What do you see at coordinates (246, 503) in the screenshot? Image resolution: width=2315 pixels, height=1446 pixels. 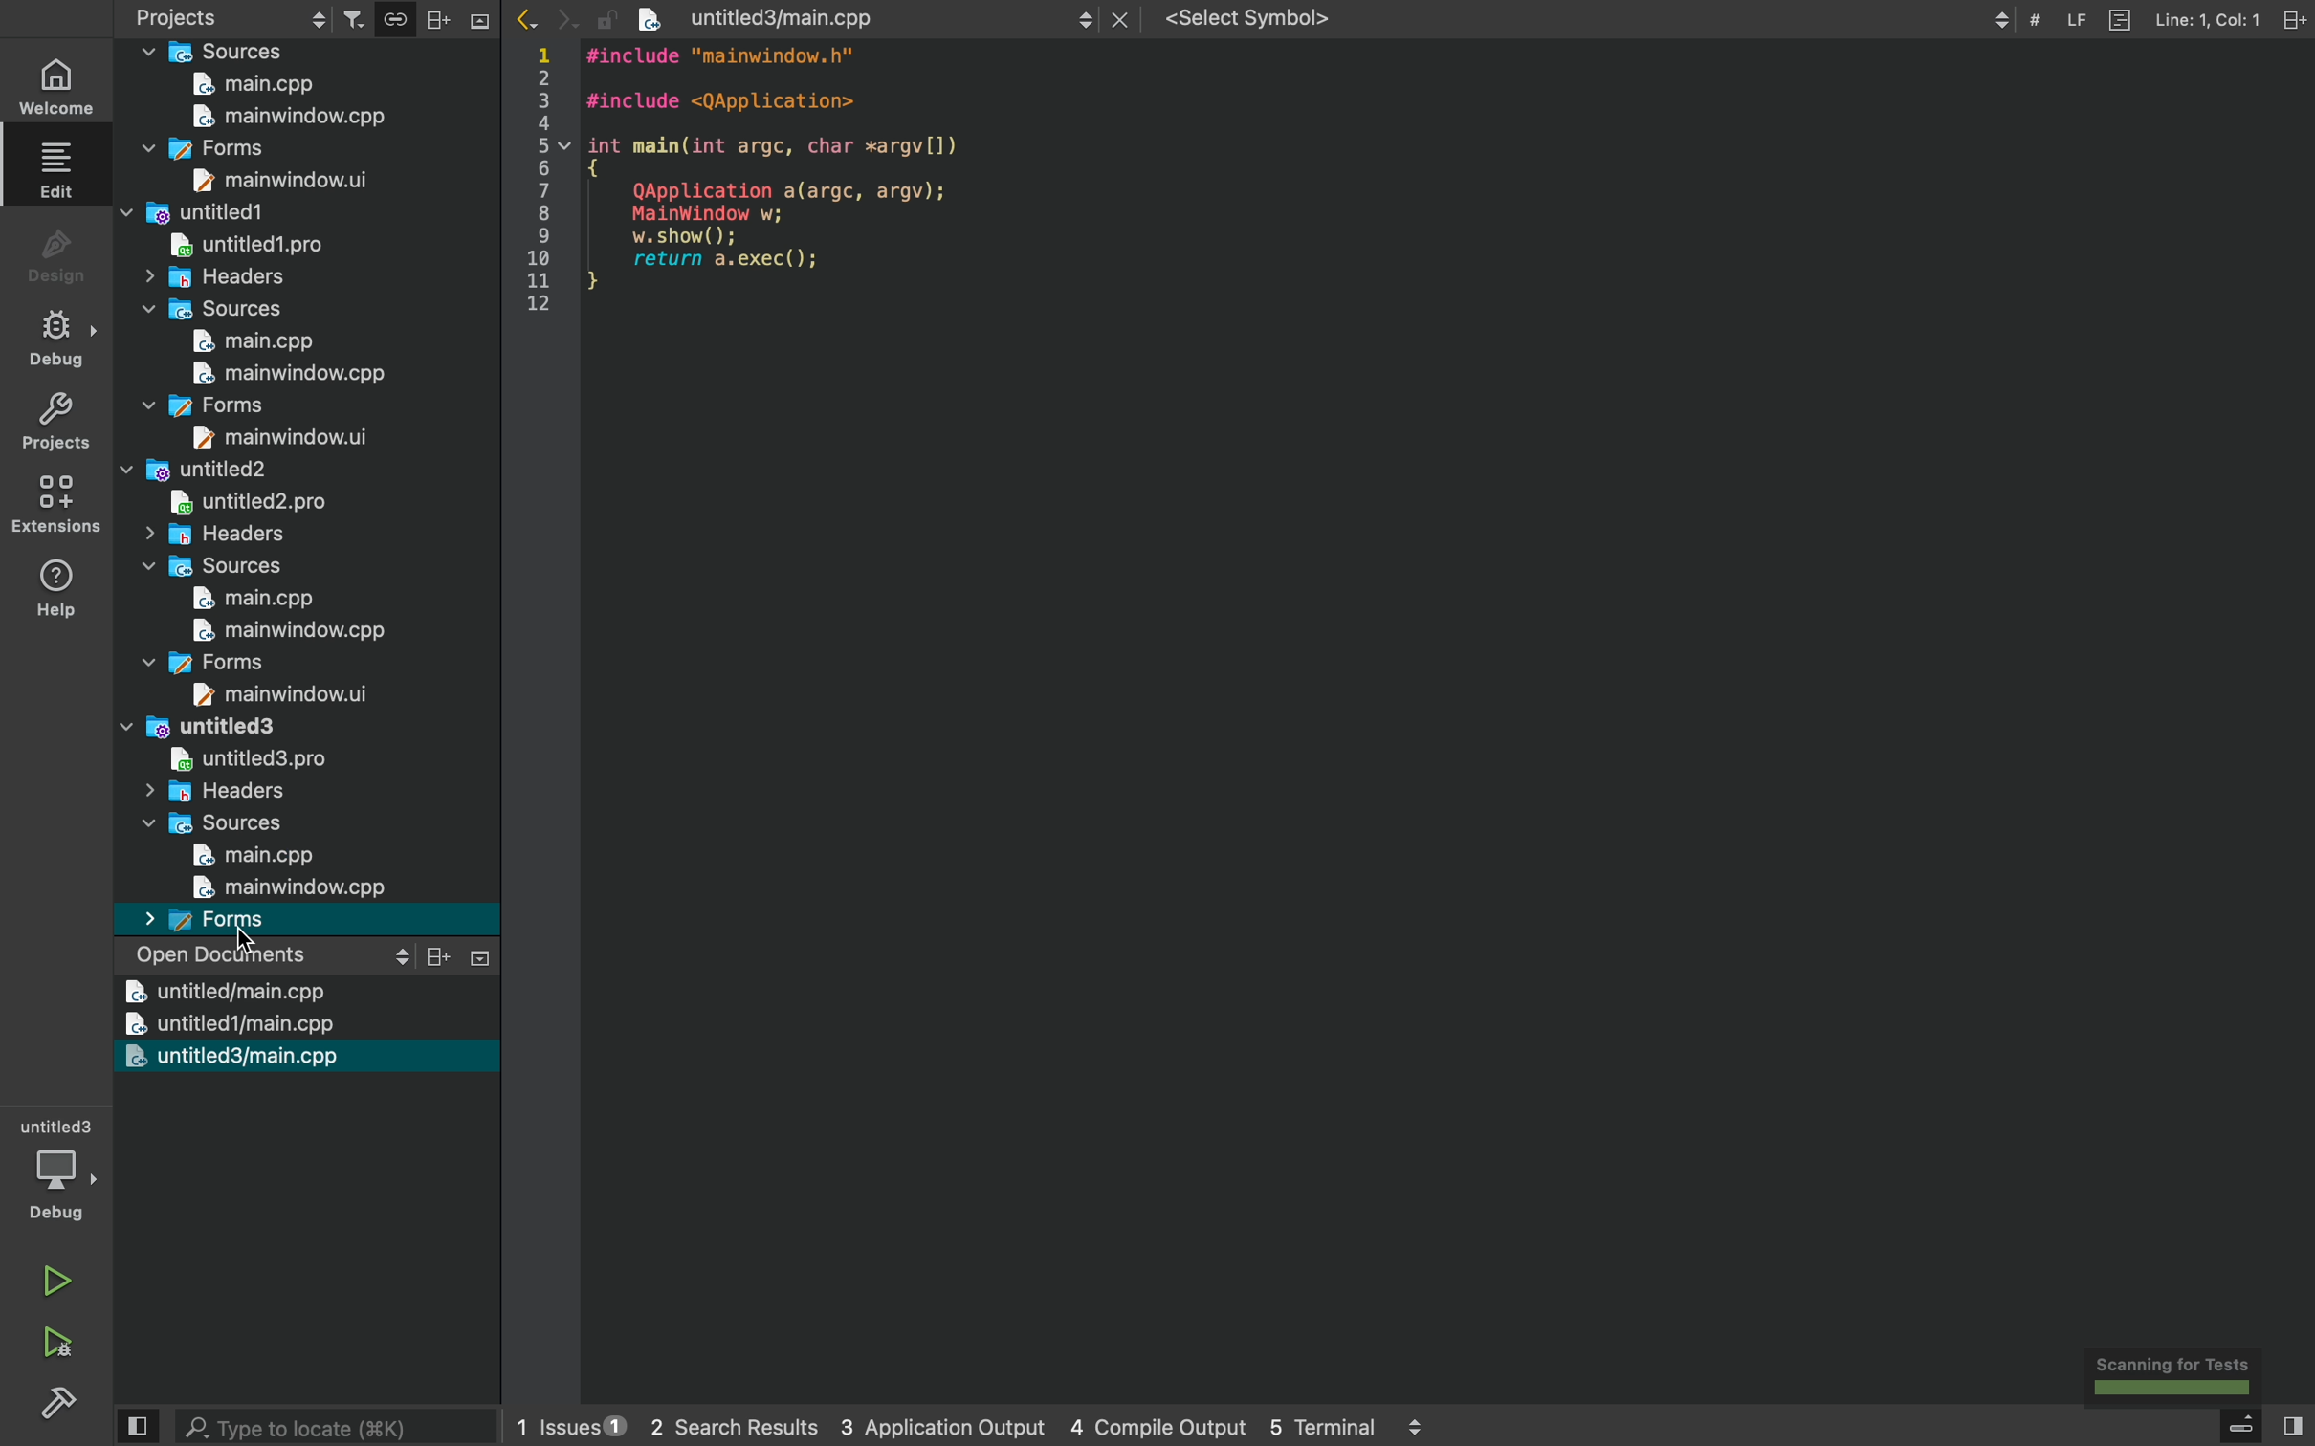 I see `untitled2` at bounding box center [246, 503].